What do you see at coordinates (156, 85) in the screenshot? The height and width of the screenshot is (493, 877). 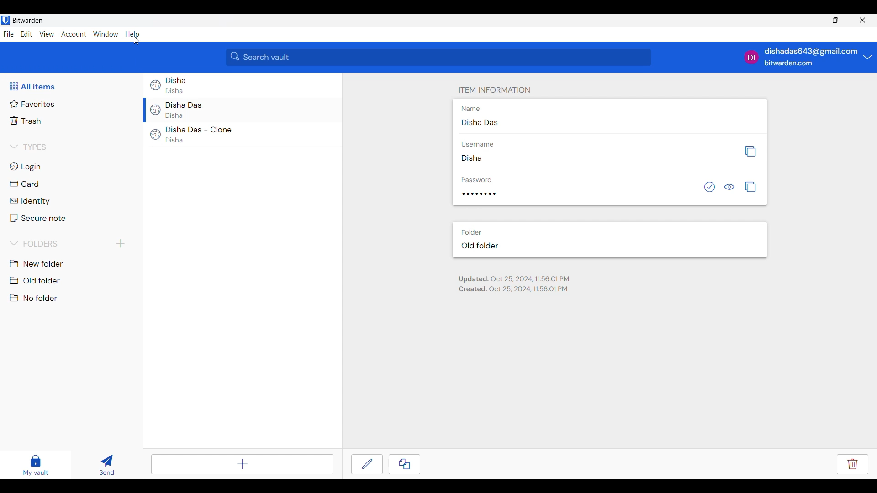 I see `Item logo` at bounding box center [156, 85].